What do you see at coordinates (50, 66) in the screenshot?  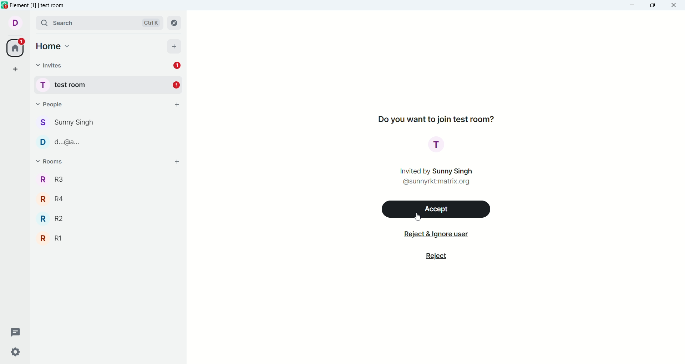 I see `invite` at bounding box center [50, 66].